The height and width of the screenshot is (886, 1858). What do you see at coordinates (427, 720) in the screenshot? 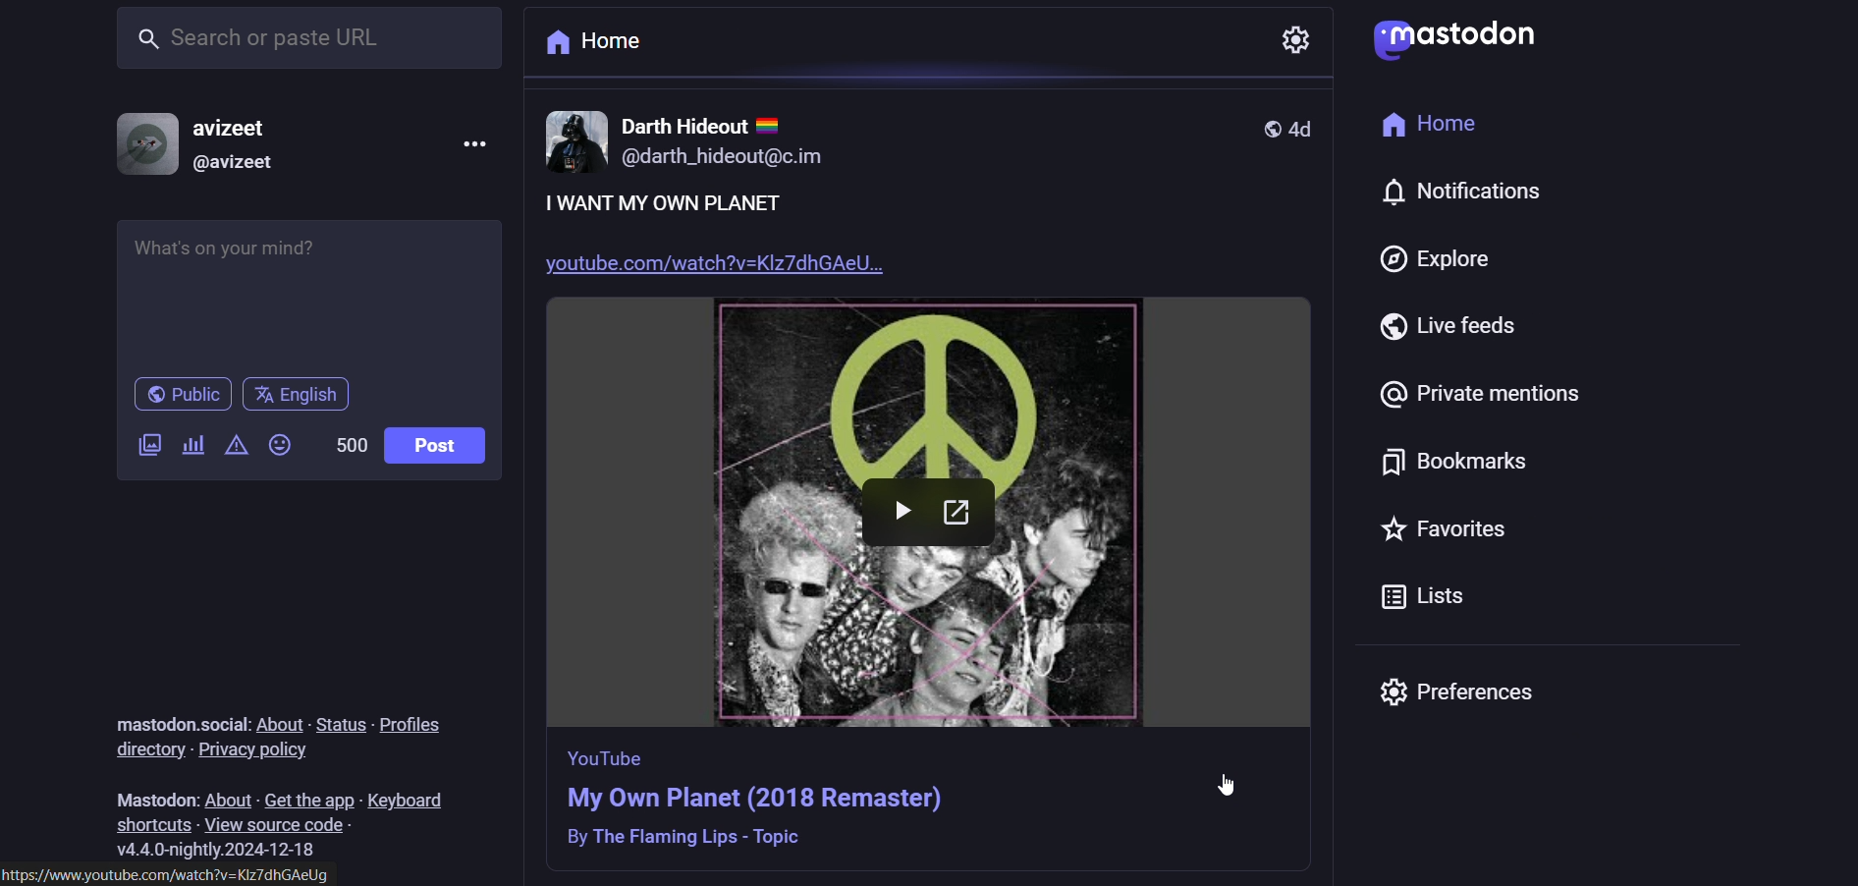
I see `profiles` at bounding box center [427, 720].